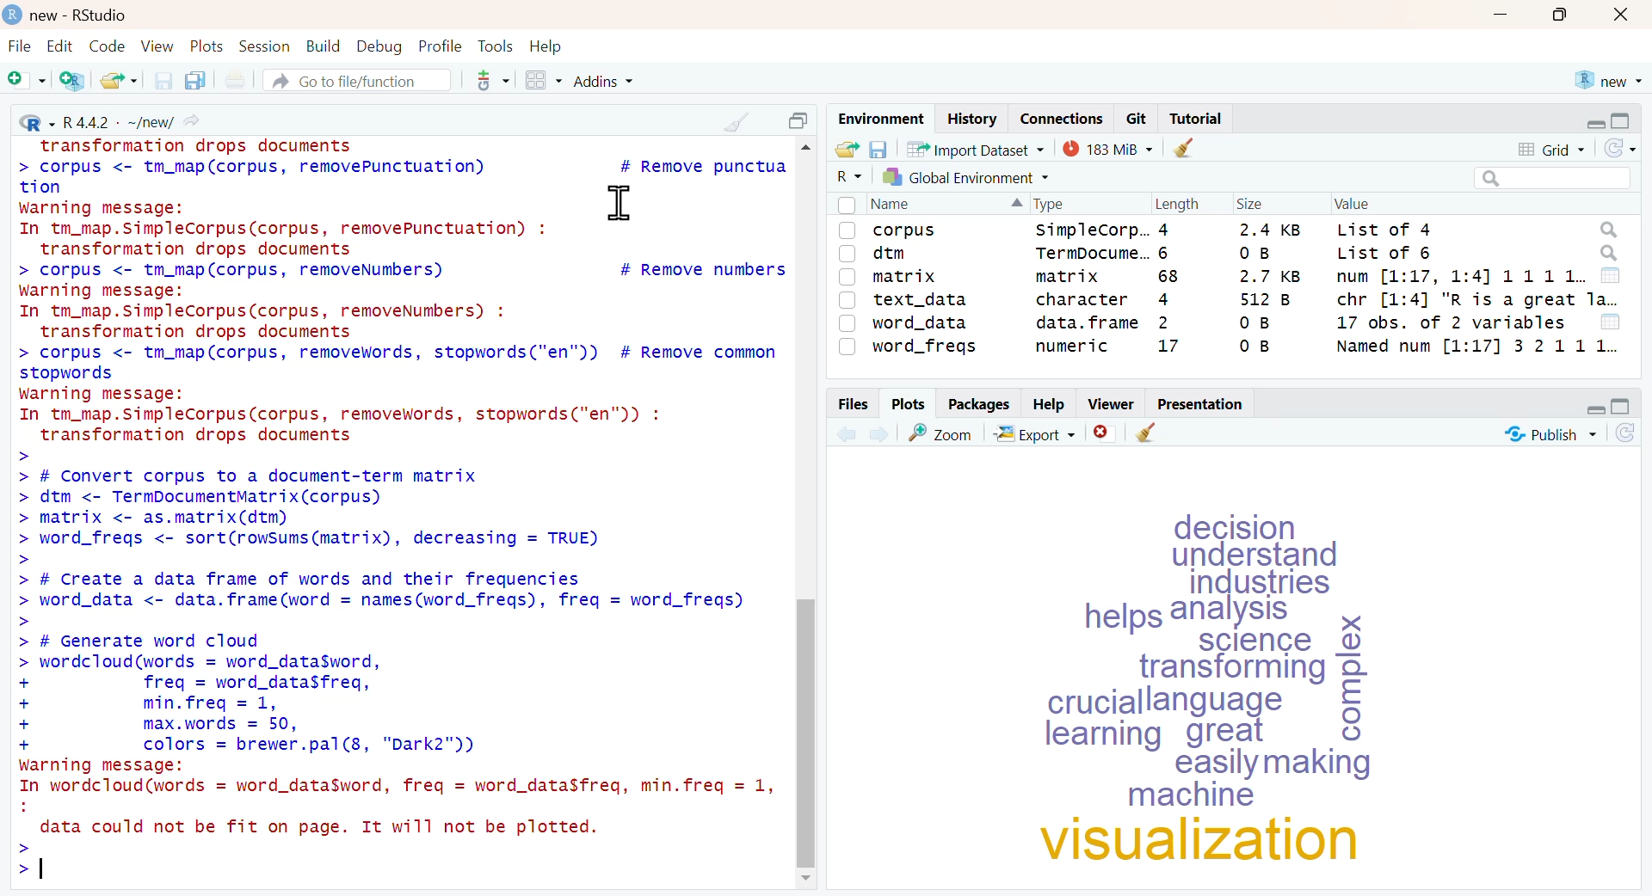 The image size is (1652, 896). What do you see at coordinates (878, 150) in the screenshot?
I see `Save` at bounding box center [878, 150].